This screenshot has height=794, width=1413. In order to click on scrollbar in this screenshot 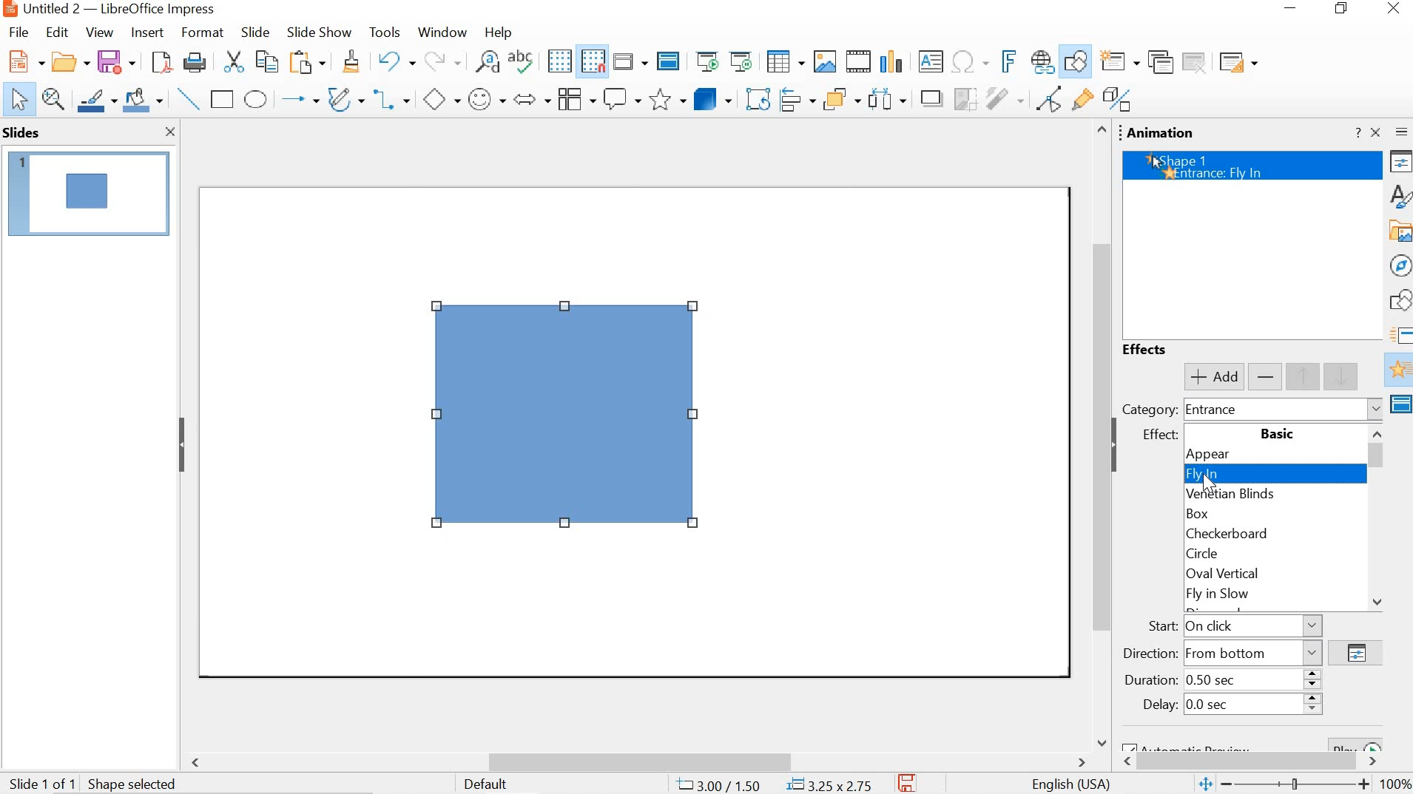, I will do `click(636, 760)`.